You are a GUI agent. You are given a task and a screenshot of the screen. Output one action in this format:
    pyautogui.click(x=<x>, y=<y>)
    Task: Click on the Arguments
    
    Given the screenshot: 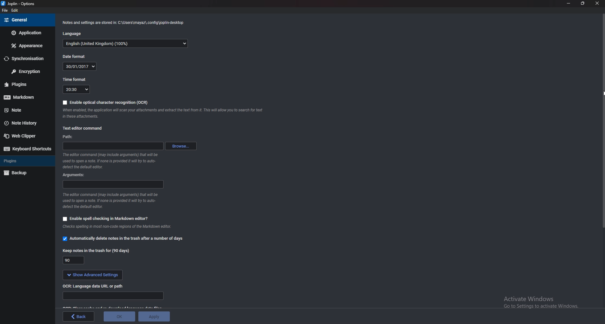 What is the action you would take?
    pyautogui.click(x=113, y=185)
    